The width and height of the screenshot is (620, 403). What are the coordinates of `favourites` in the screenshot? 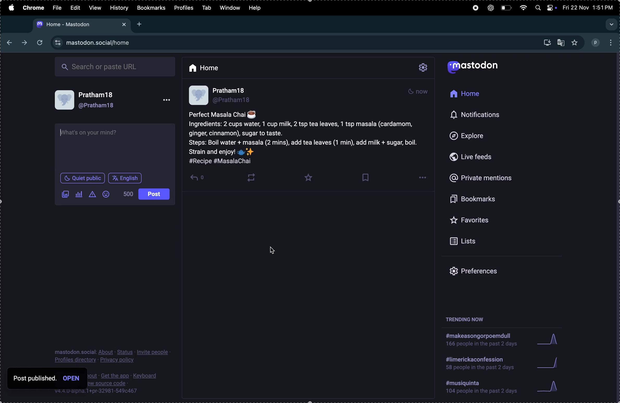 It's located at (484, 222).